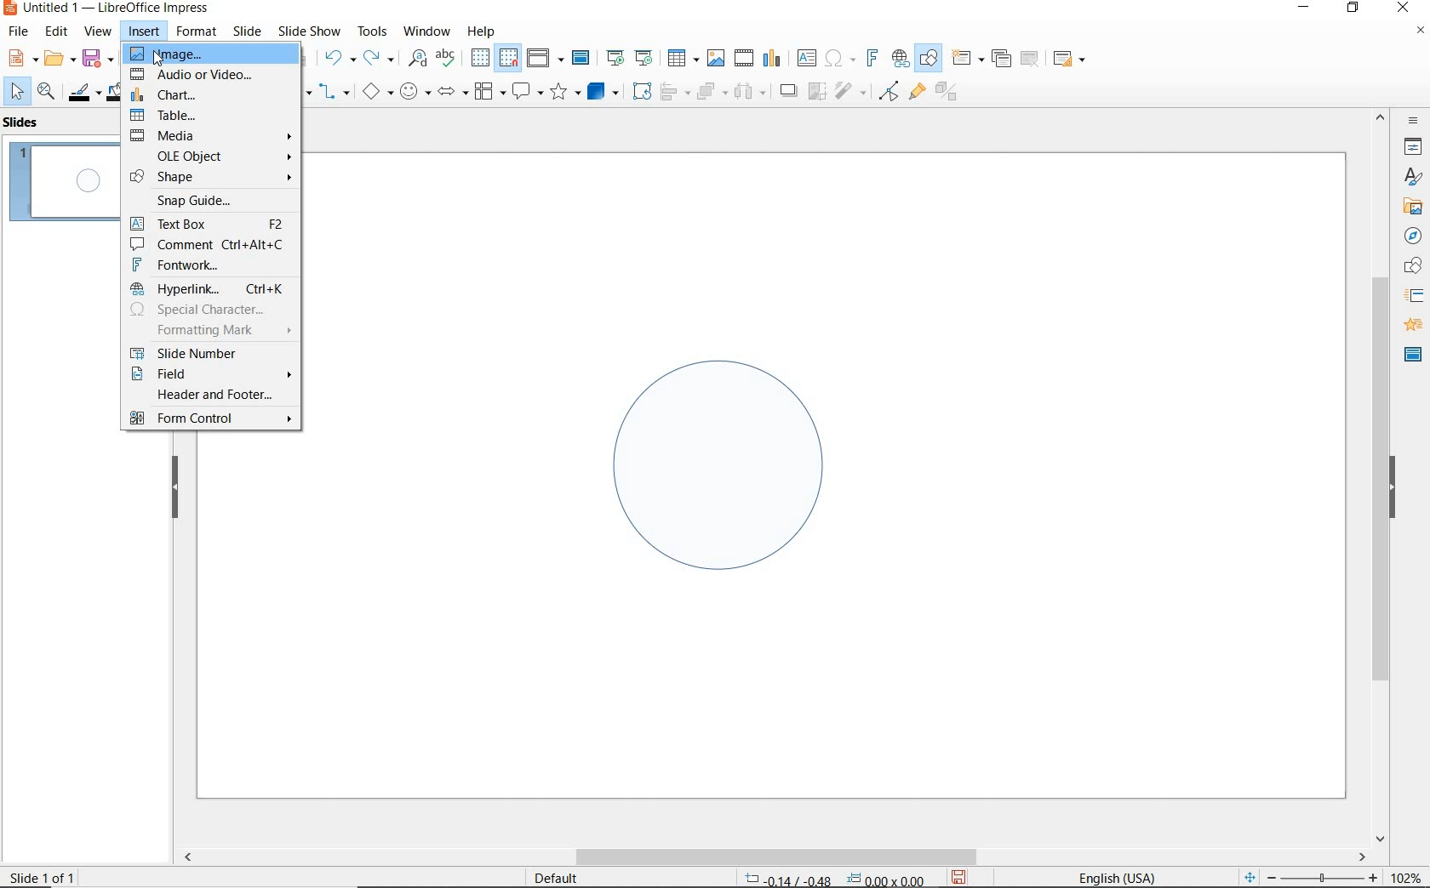  What do you see at coordinates (832, 879) in the screenshot?
I see `coordinates` at bounding box center [832, 879].